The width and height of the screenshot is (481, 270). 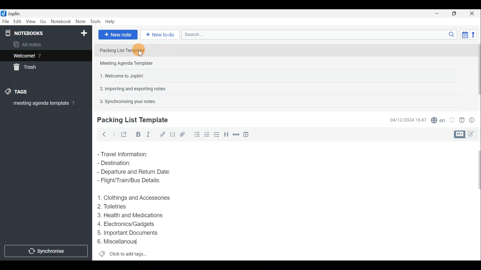 I want to click on File, so click(x=5, y=21).